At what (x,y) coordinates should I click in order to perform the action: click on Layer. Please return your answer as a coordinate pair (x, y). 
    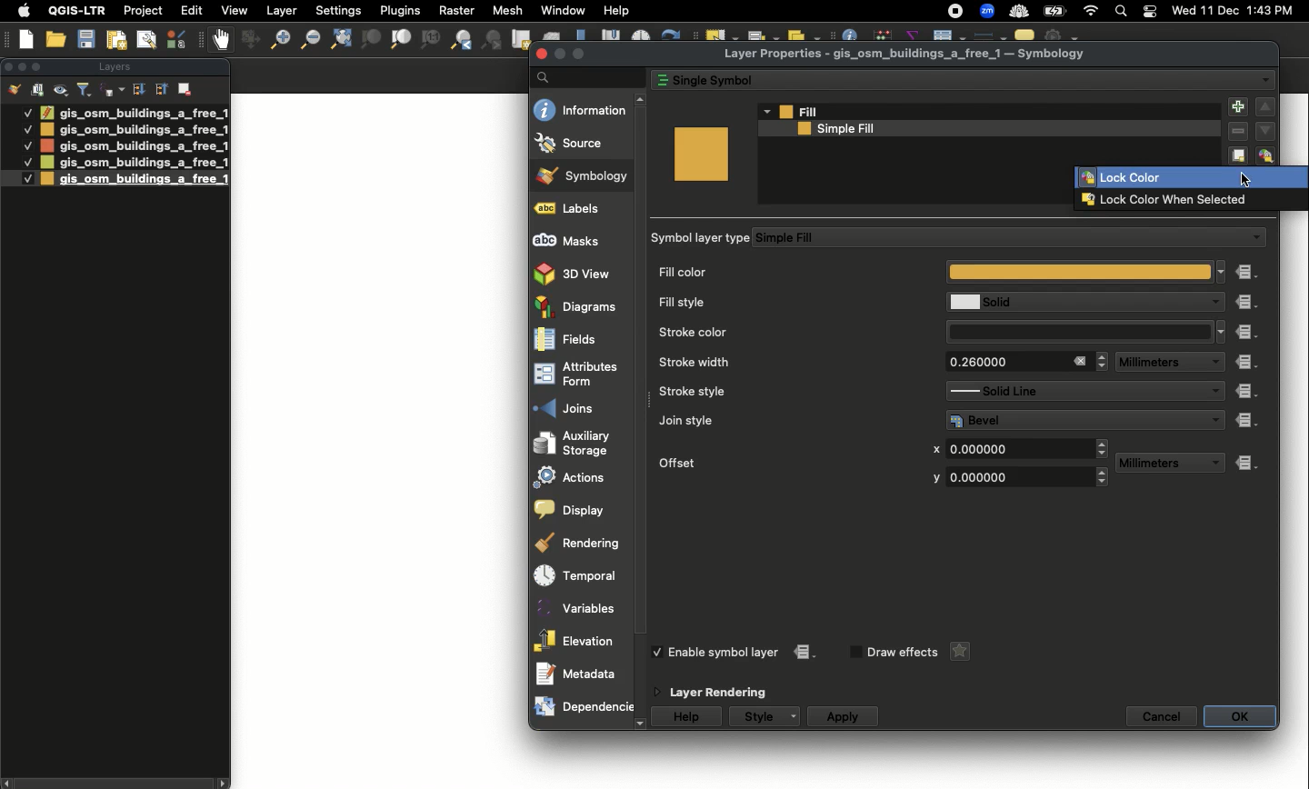
    Looking at the image, I should click on (283, 11).